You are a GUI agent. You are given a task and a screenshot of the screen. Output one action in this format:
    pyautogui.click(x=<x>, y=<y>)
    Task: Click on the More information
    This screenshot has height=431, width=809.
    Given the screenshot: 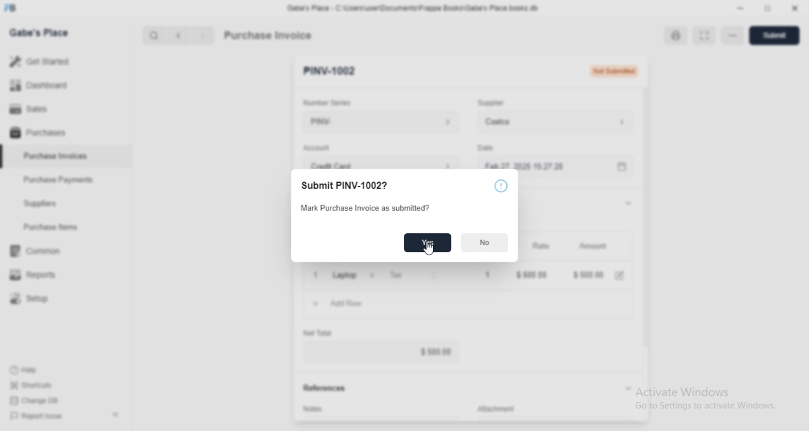 What is the action you would take?
    pyautogui.click(x=501, y=186)
    